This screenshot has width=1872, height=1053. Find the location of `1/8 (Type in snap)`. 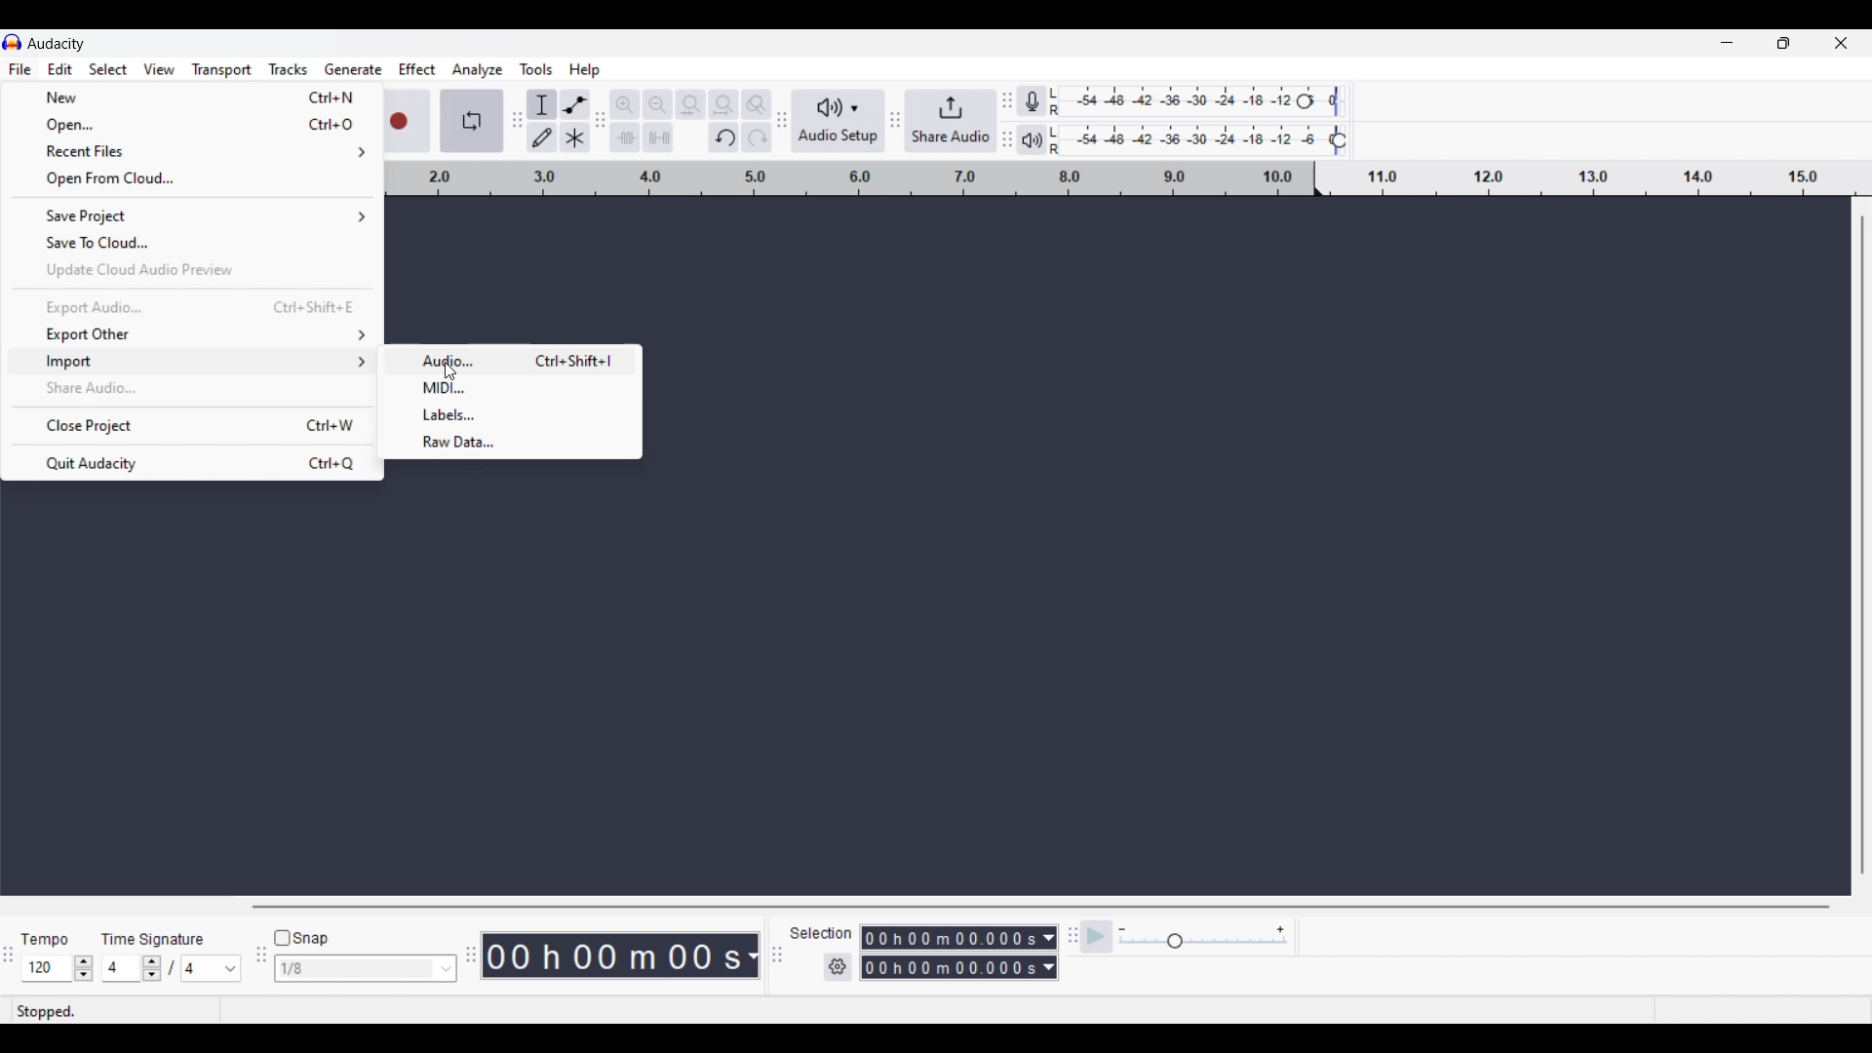

1/8 (Type in snap) is located at coordinates (352, 970).